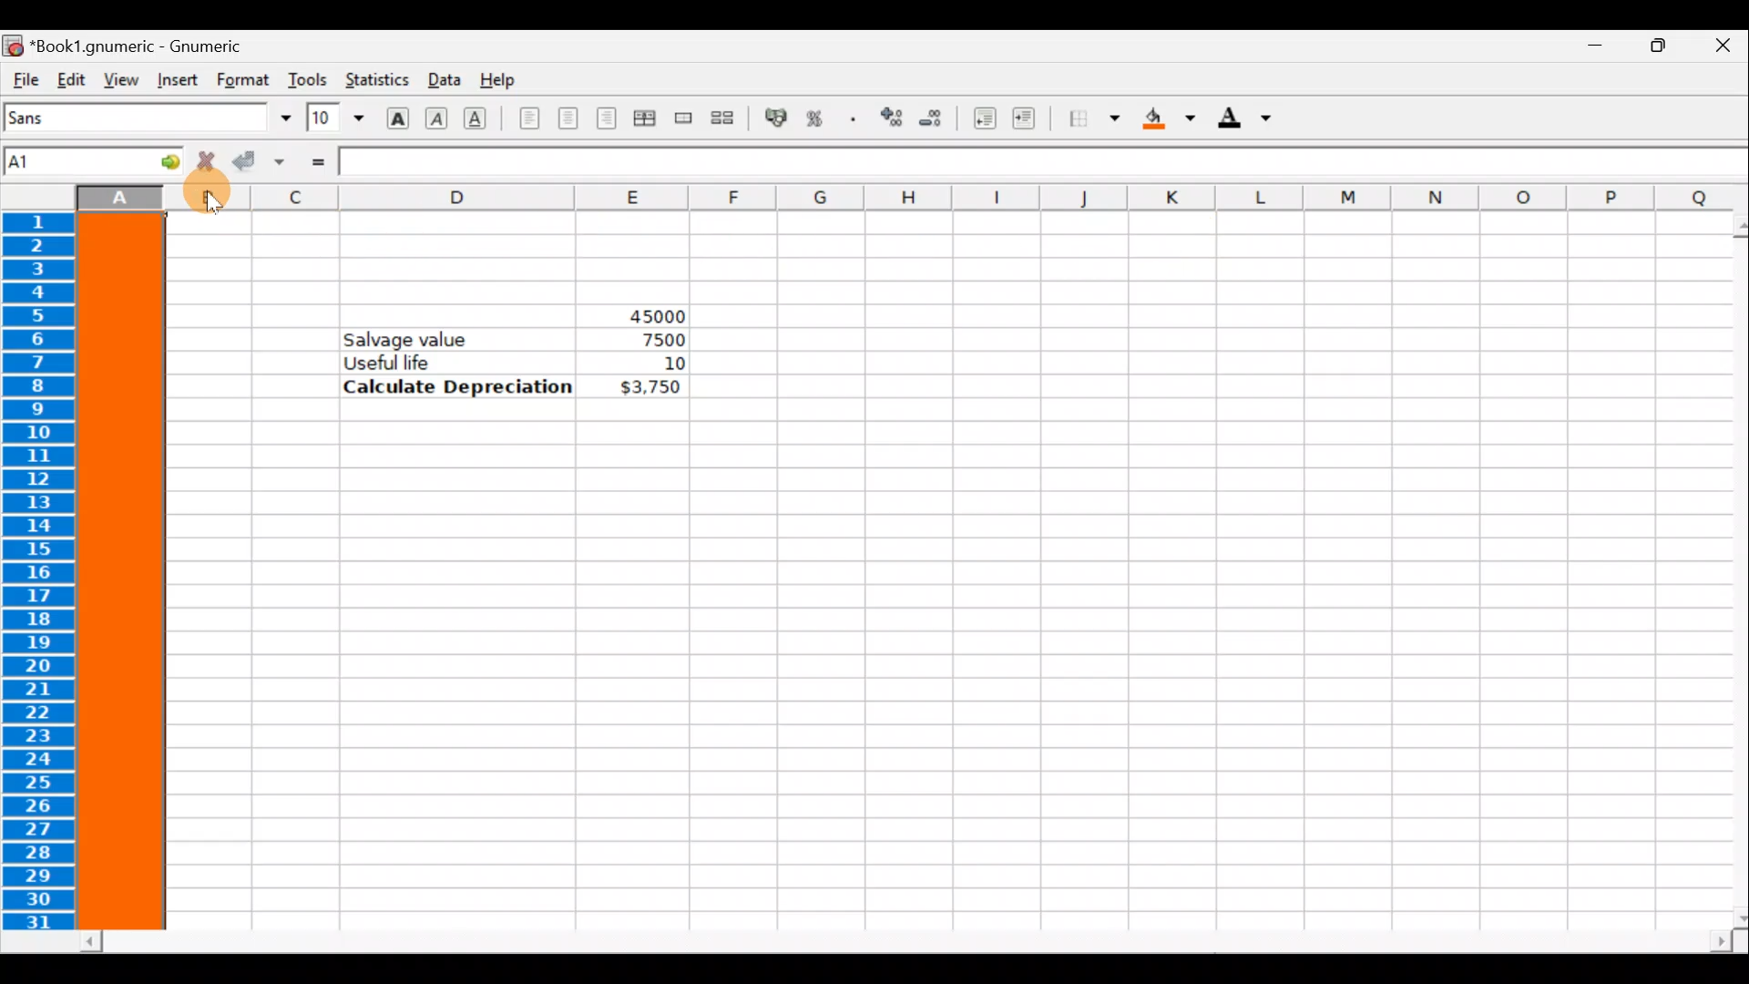 The height and width of the screenshot is (984, 1749). What do you see at coordinates (13, 45) in the screenshot?
I see `Gnumeric logo` at bounding box center [13, 45].